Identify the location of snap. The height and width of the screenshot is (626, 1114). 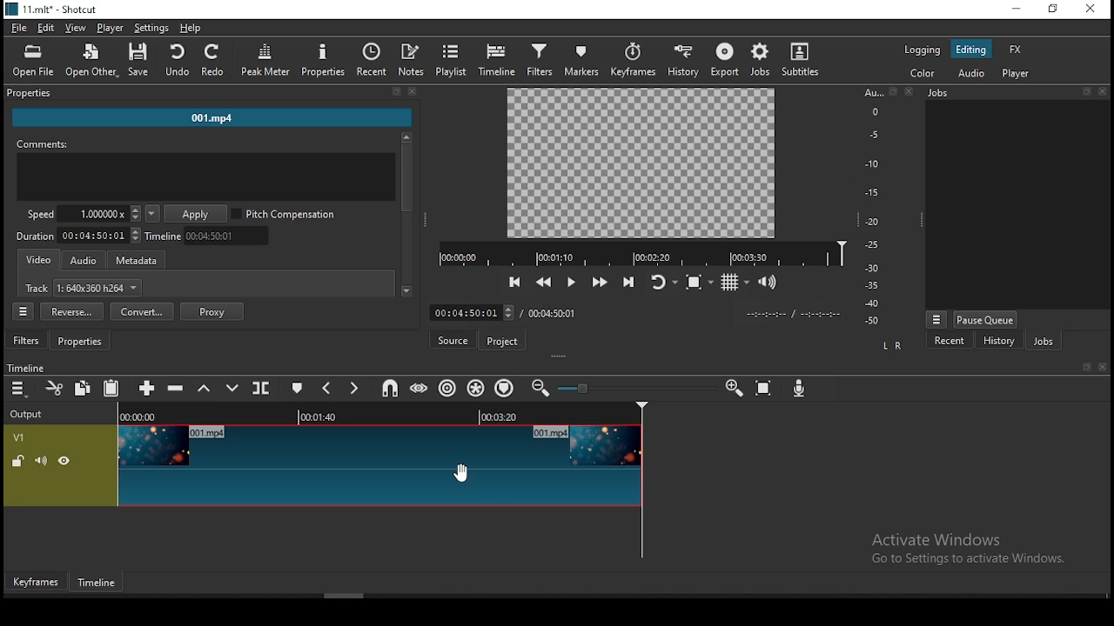
(386, 389).